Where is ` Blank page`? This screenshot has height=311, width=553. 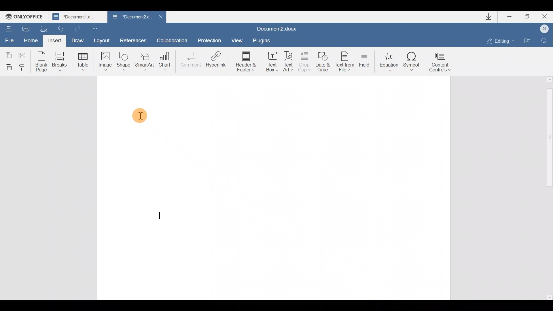
 Blank page is located at coordinates (41, 62).